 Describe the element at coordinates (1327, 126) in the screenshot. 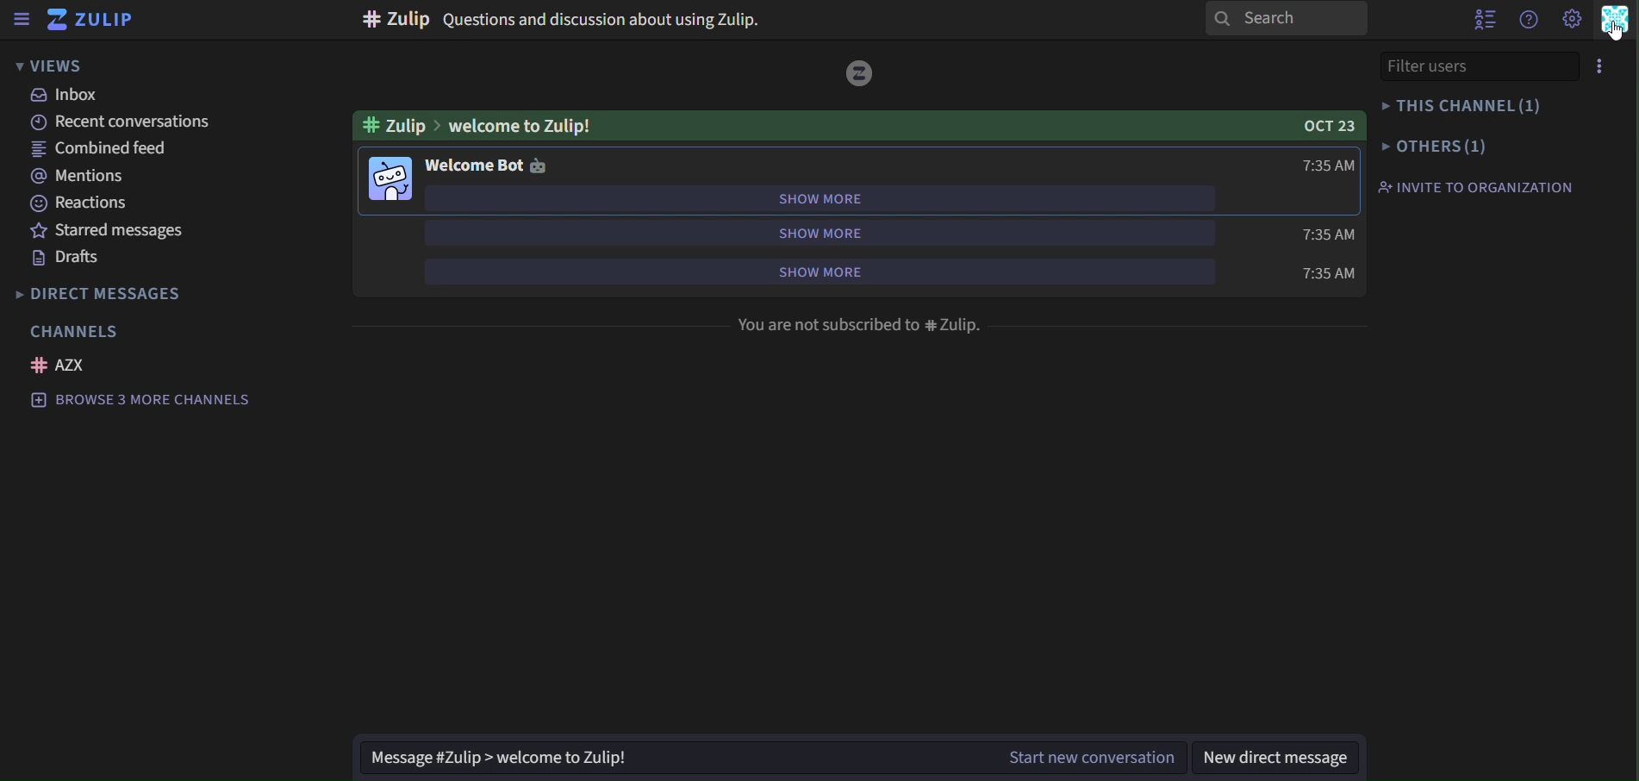

I see `OCT 23` at that location.